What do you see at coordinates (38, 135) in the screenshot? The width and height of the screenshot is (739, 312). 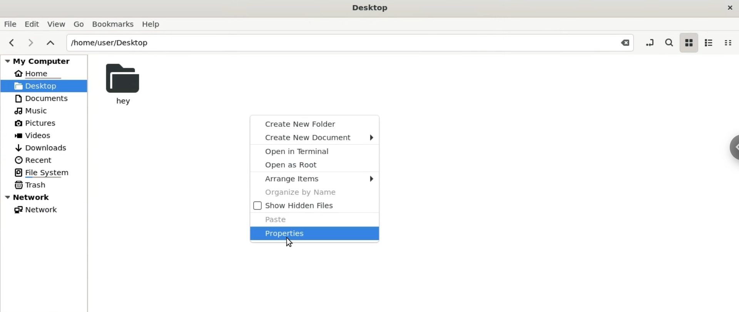 I see `videos` at bounding box center [38, 135].